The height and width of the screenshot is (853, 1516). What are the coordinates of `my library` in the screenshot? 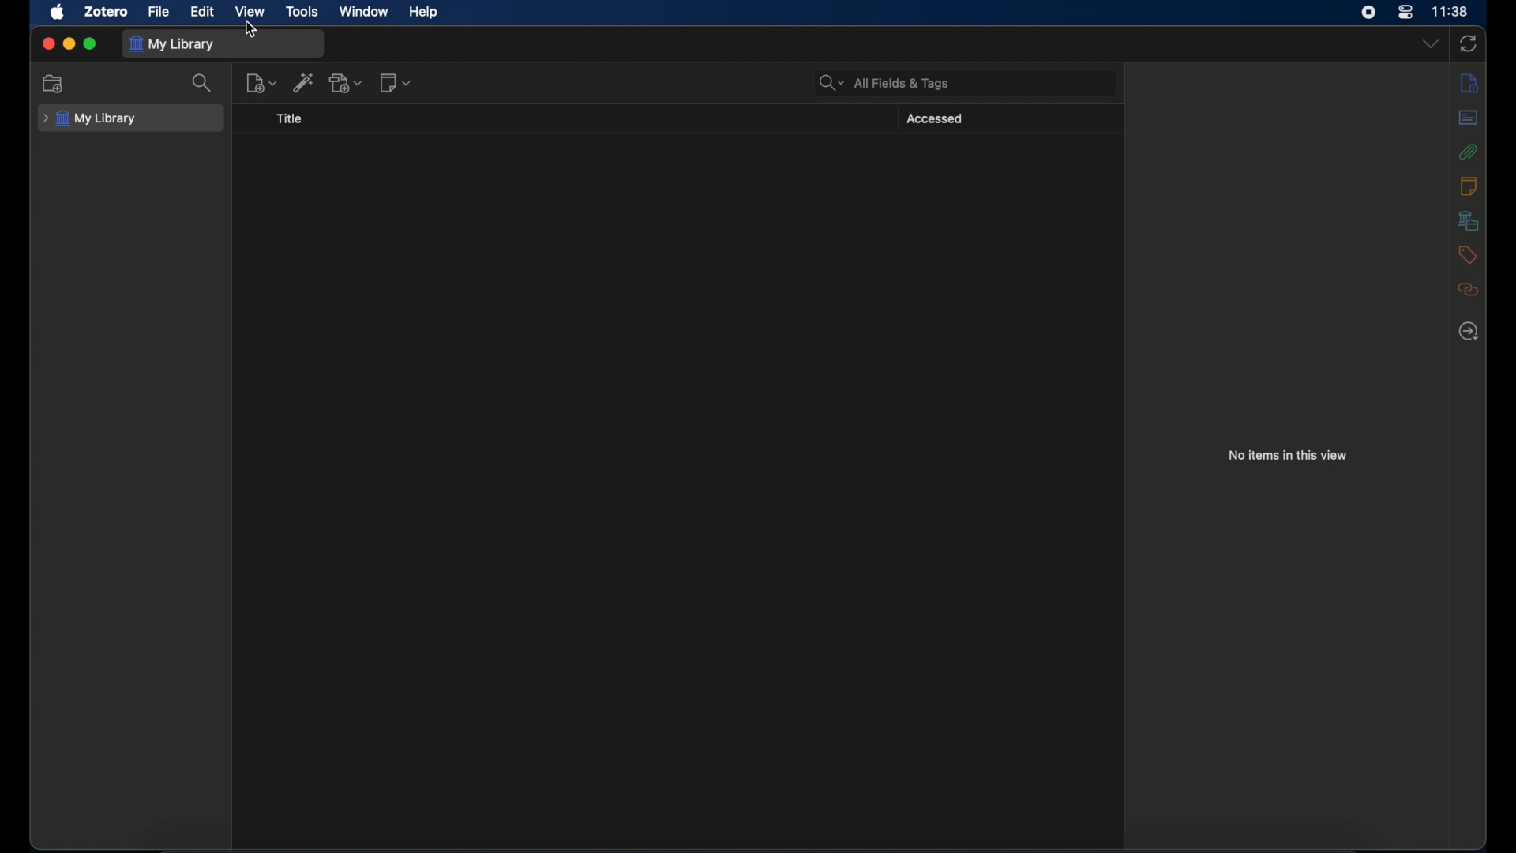 It's located at (89, 118).